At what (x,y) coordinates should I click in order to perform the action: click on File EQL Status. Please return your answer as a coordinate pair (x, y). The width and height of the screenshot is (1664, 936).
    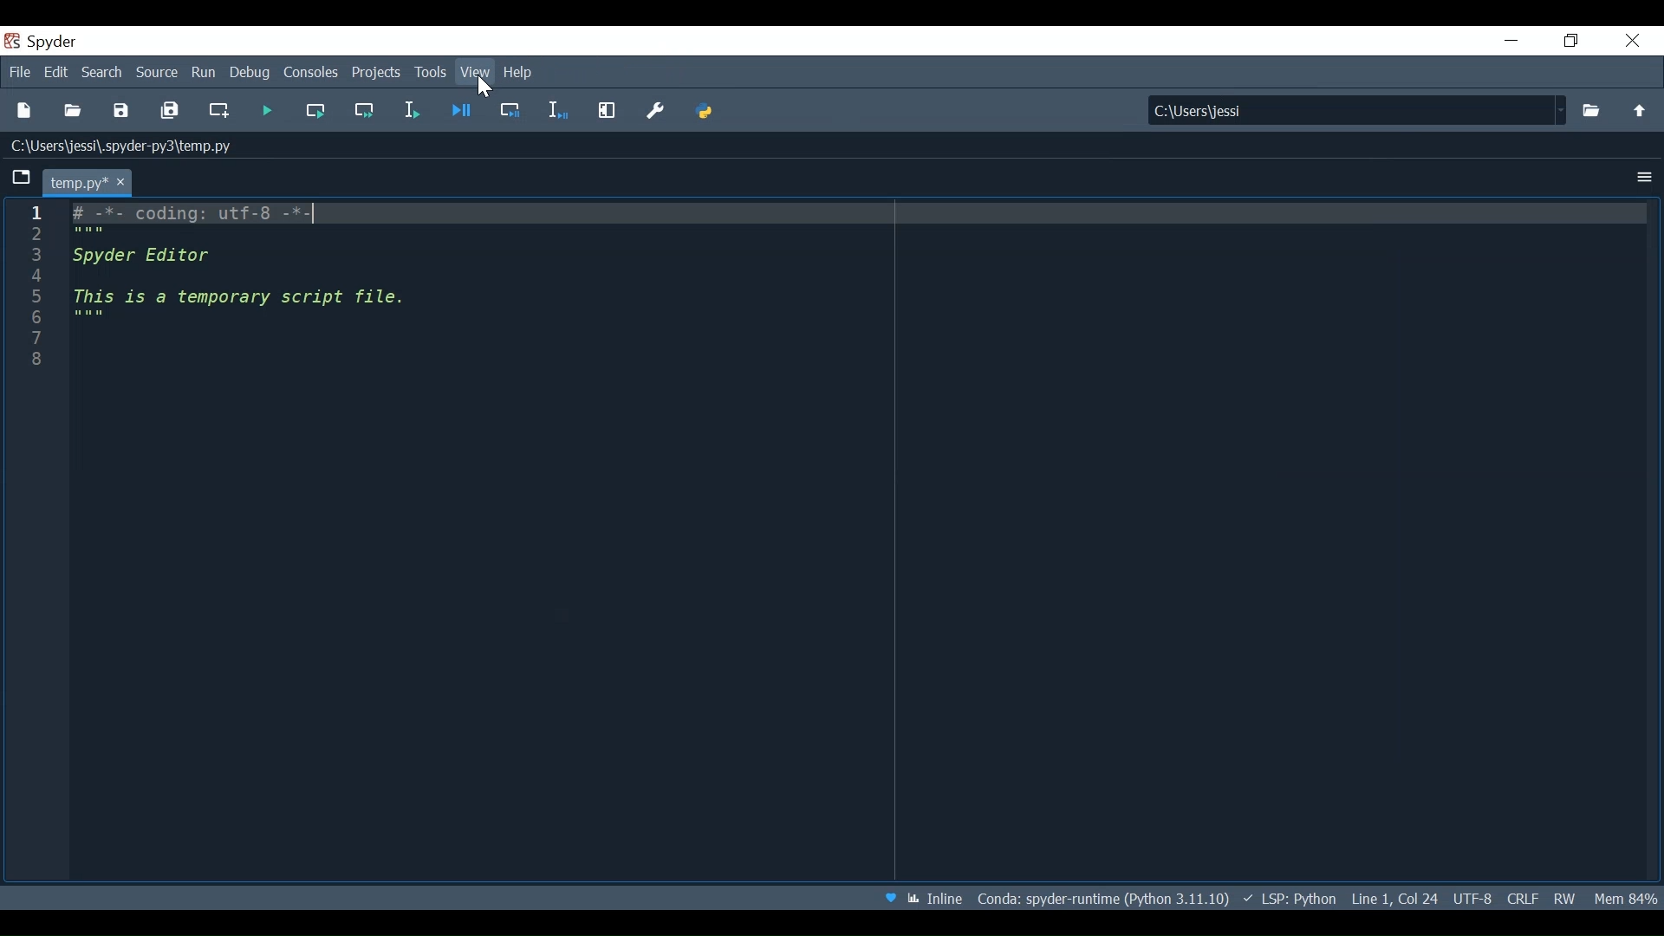
    Looking at the image, I should click on (1522, 896).